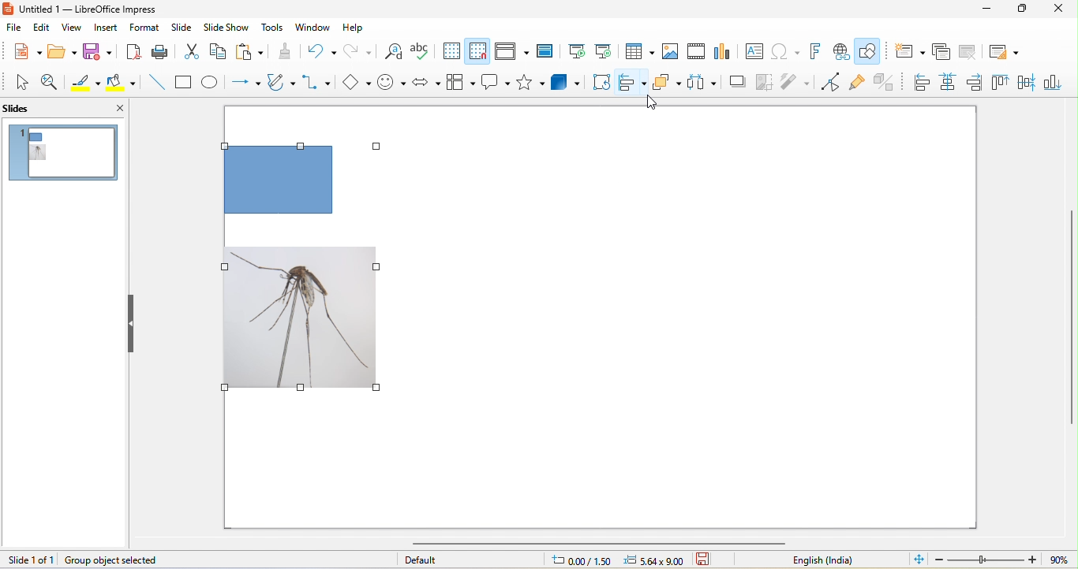 This screenshot has height=569, width=1078. What do you see at coordinates (395, 54) in the screenshot?
I see `find and replace` at bounding box center [395, 54].